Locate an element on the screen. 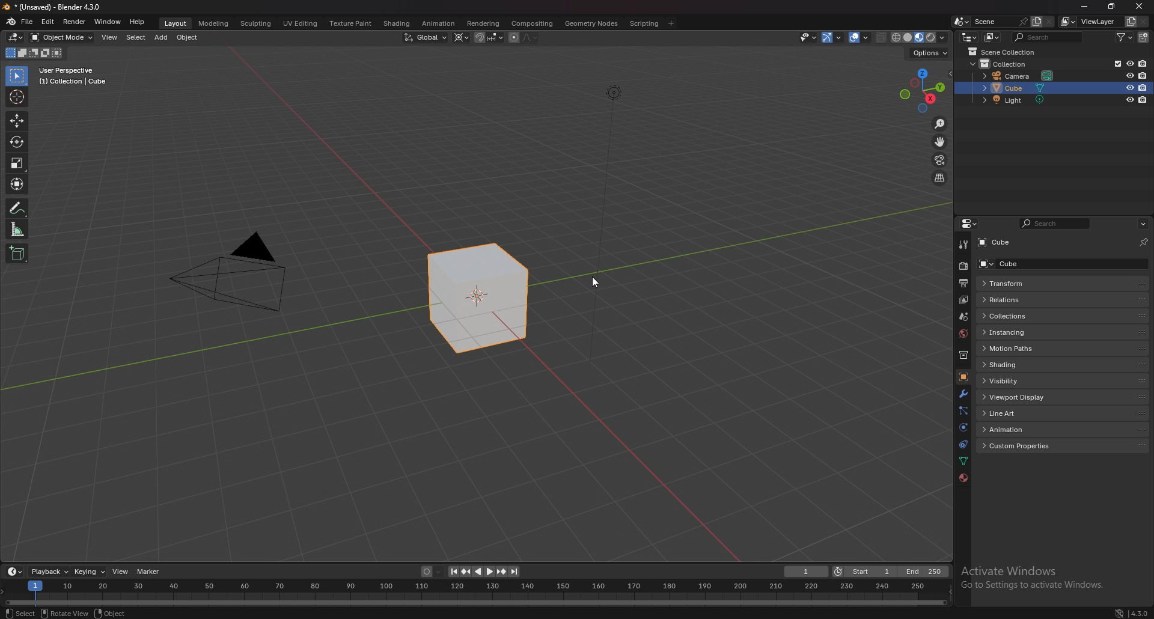 This screenshot has width=1154, height=619. editor type is located at coordinates (15, 572).